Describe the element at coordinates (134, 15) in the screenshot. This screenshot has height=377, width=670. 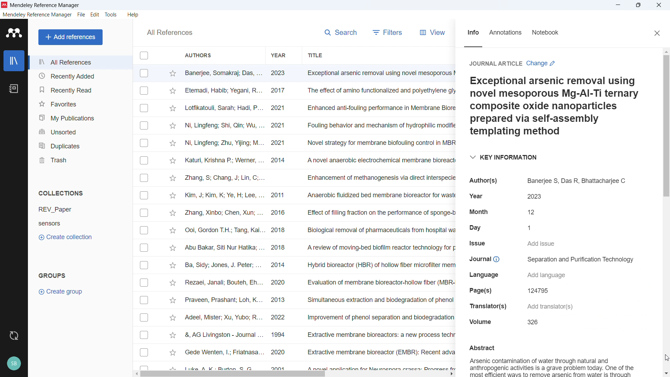
I see `help ` at that location.